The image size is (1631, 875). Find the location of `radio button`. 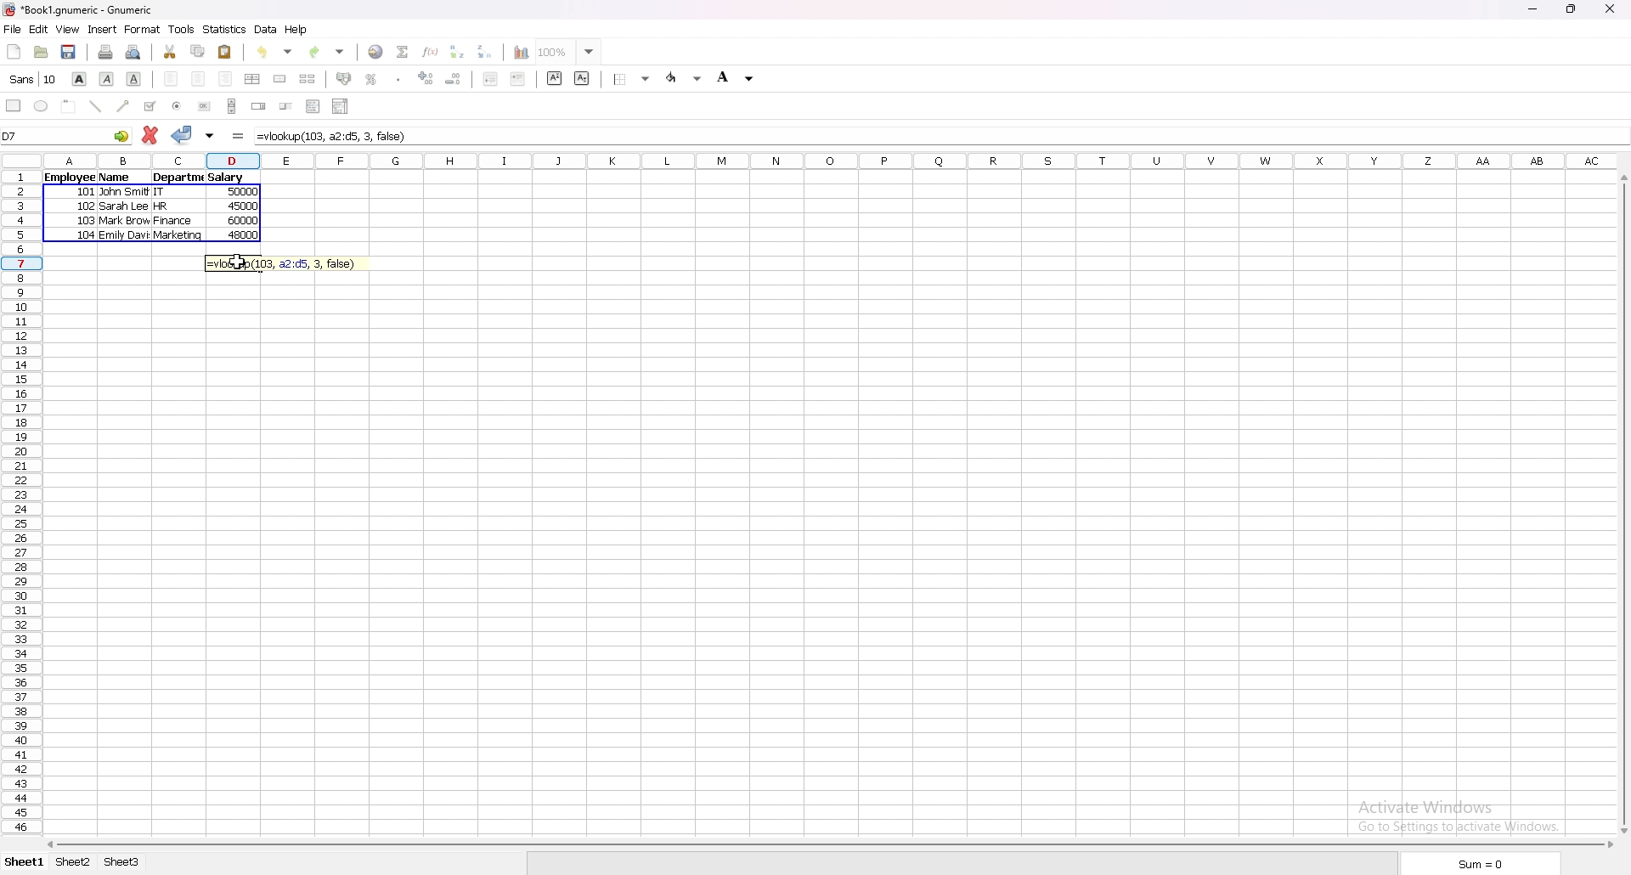

radio button is located at coordinates (177, 106).